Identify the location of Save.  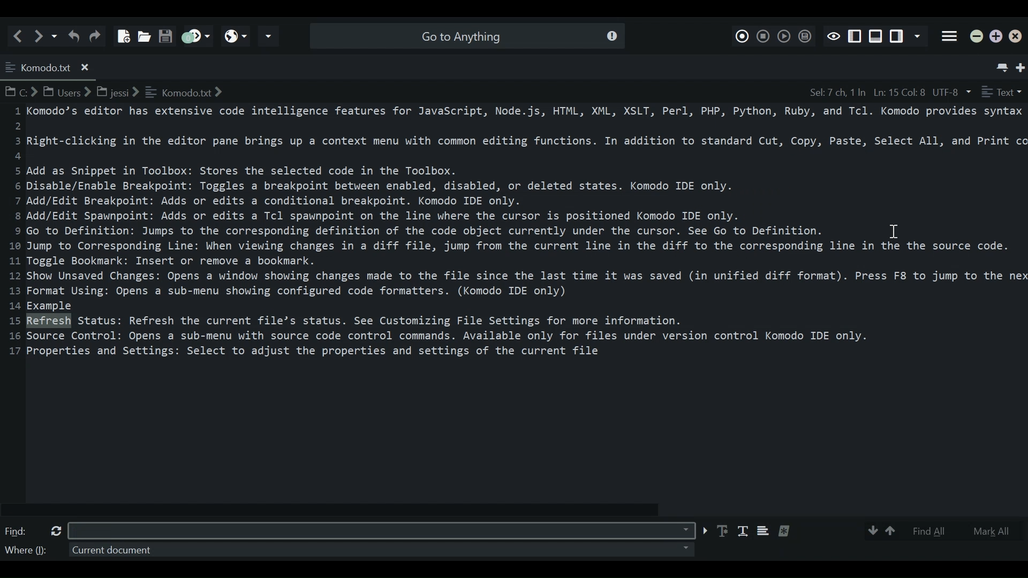
(165, 33).